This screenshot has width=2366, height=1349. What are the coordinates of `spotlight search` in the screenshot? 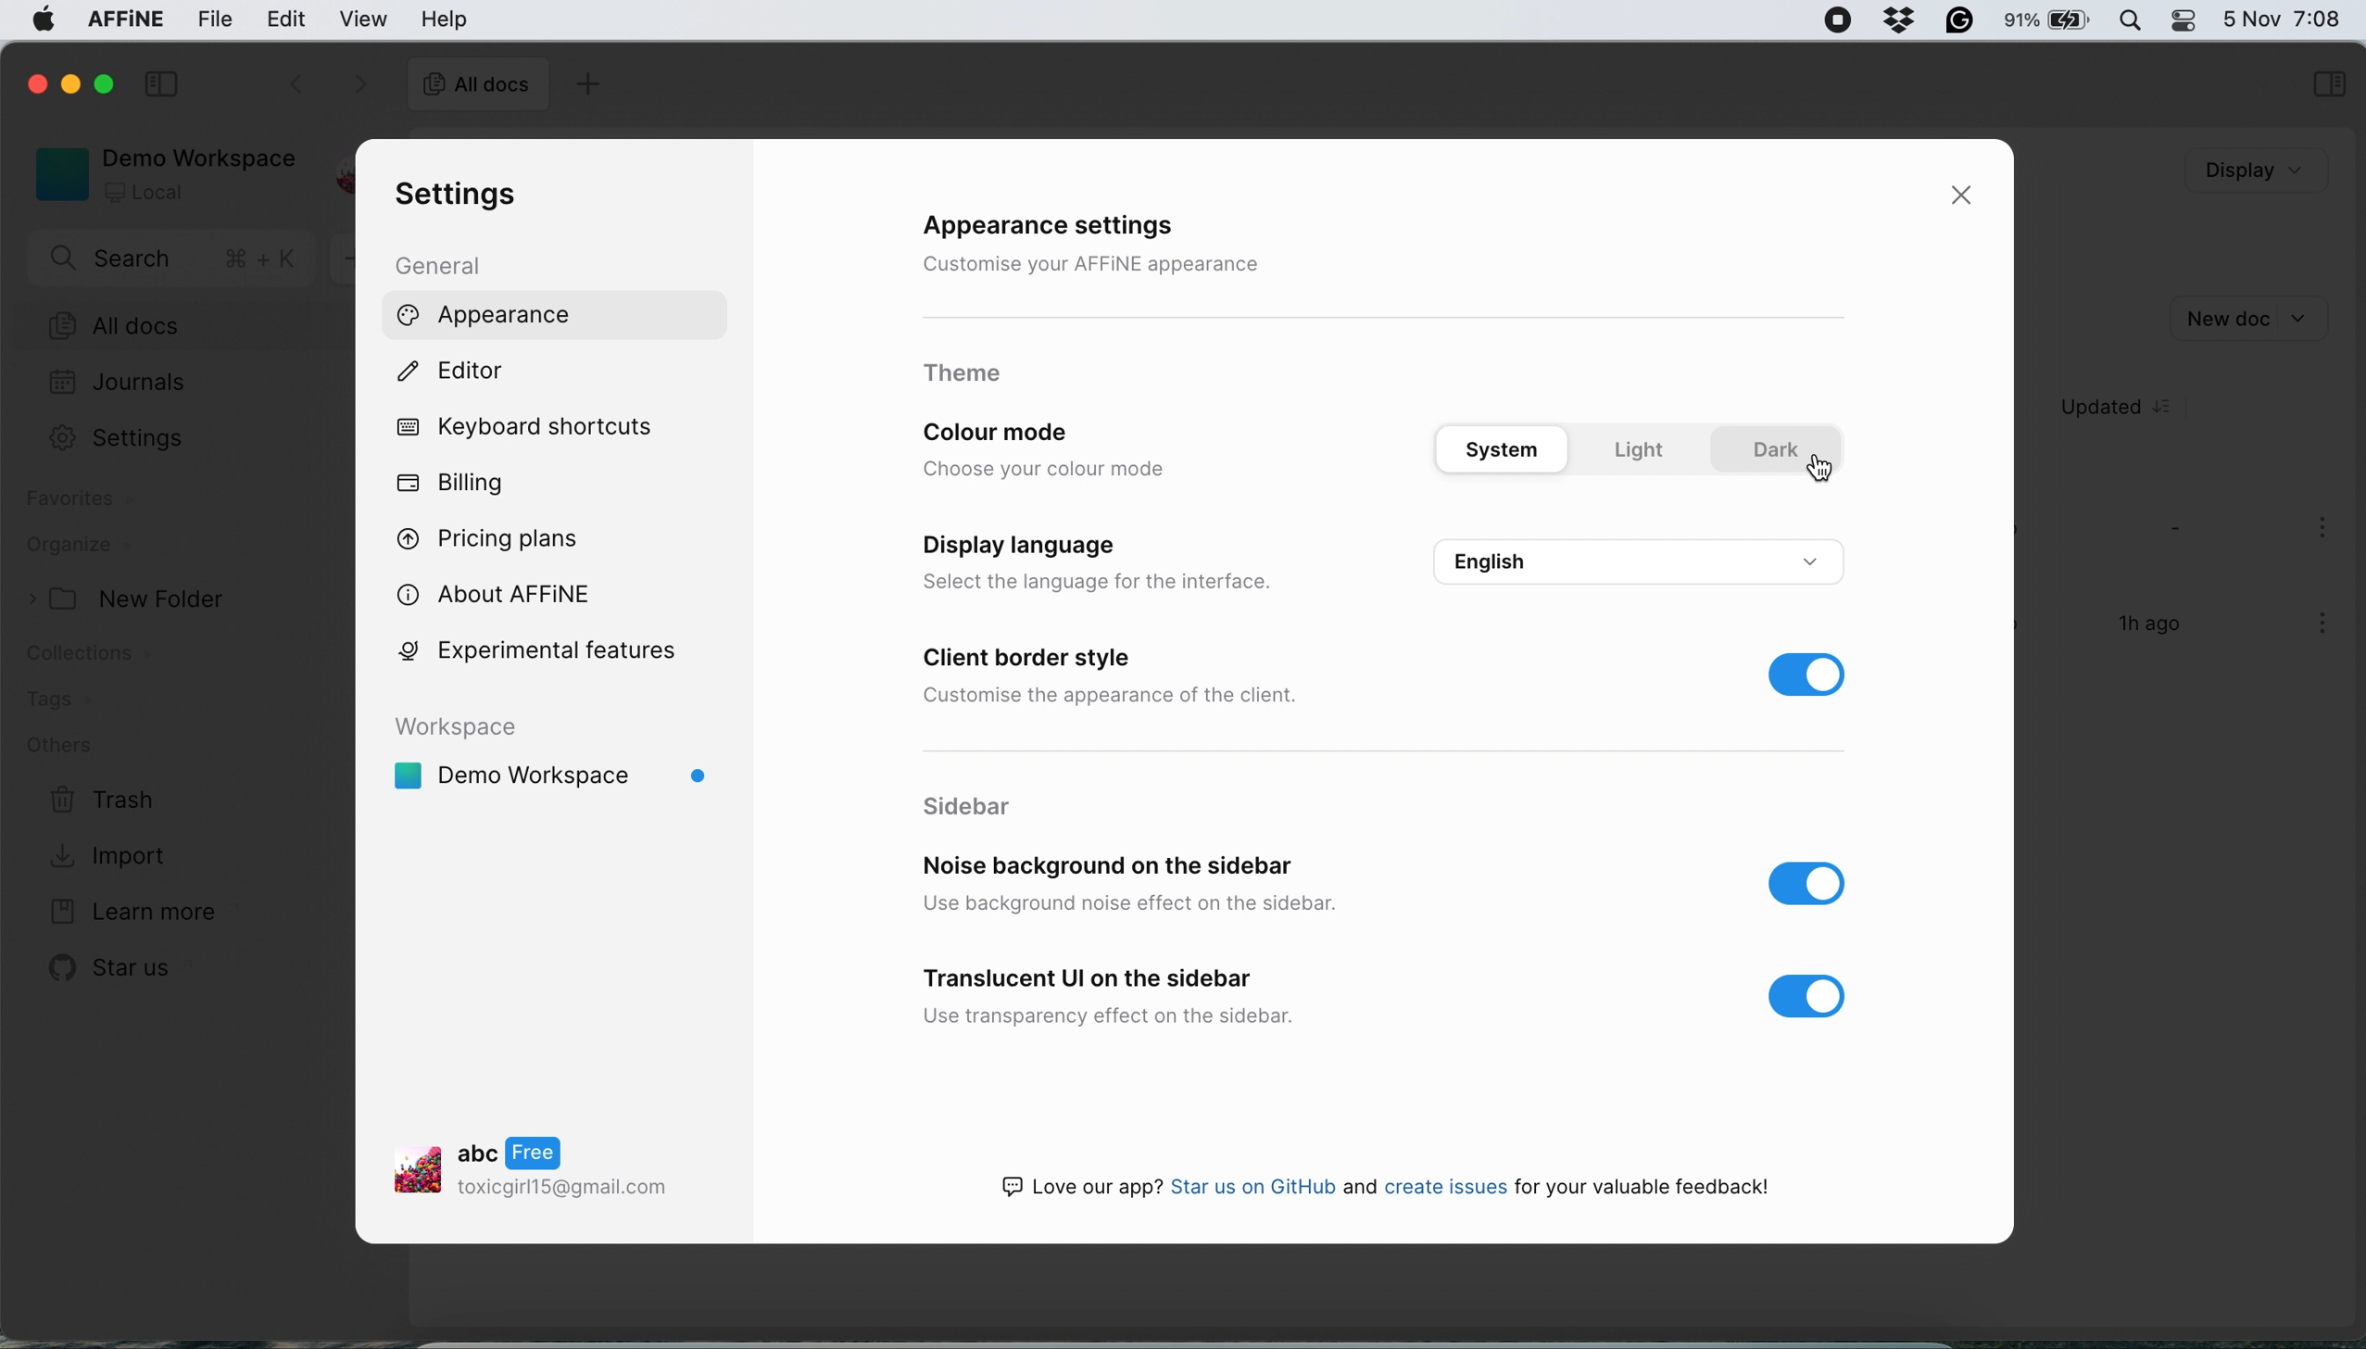 It's located at (2134, 20).